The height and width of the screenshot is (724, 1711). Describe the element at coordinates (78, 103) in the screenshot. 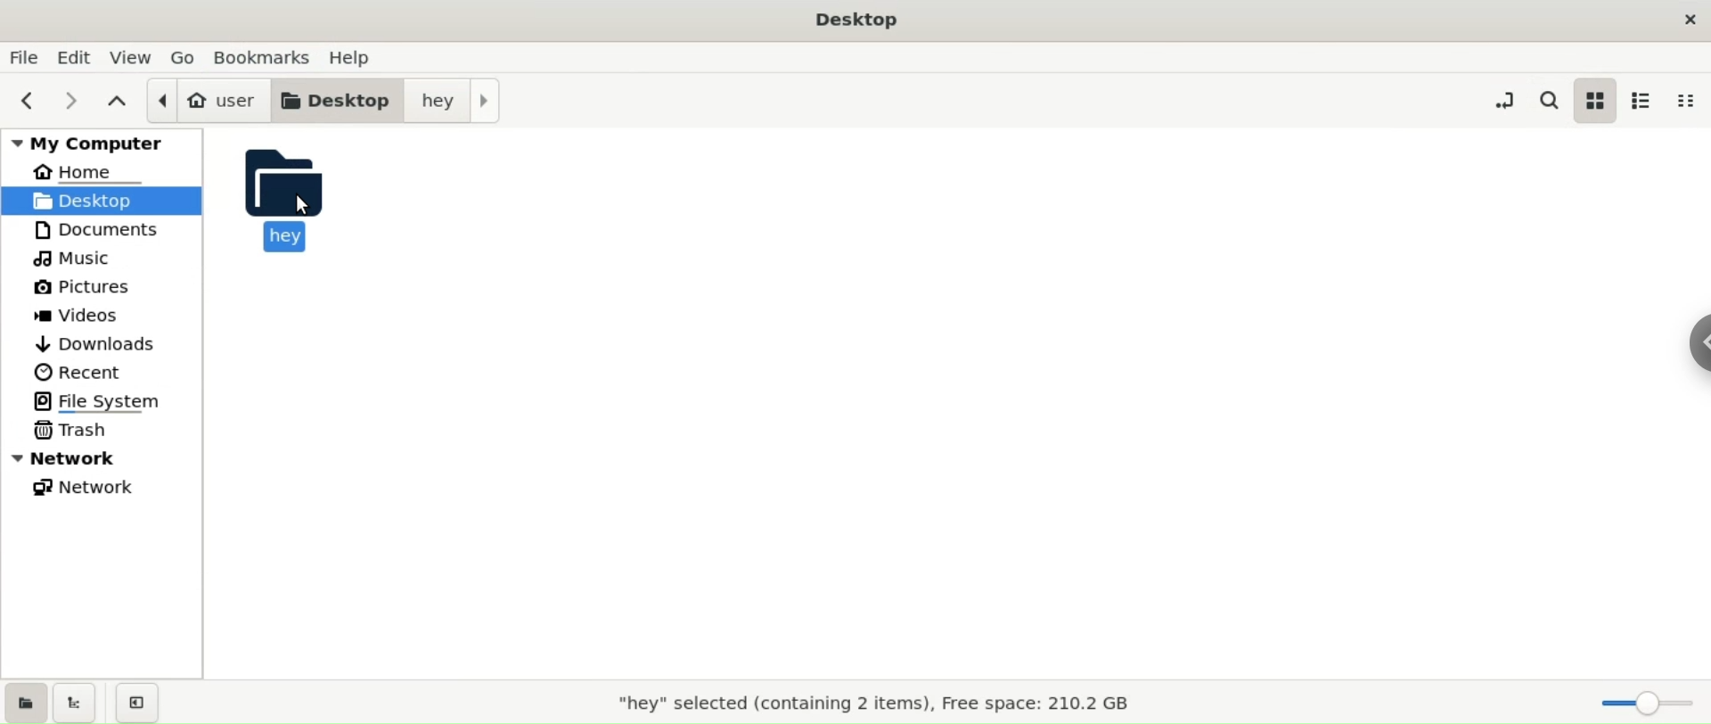

I see `next` at that location.